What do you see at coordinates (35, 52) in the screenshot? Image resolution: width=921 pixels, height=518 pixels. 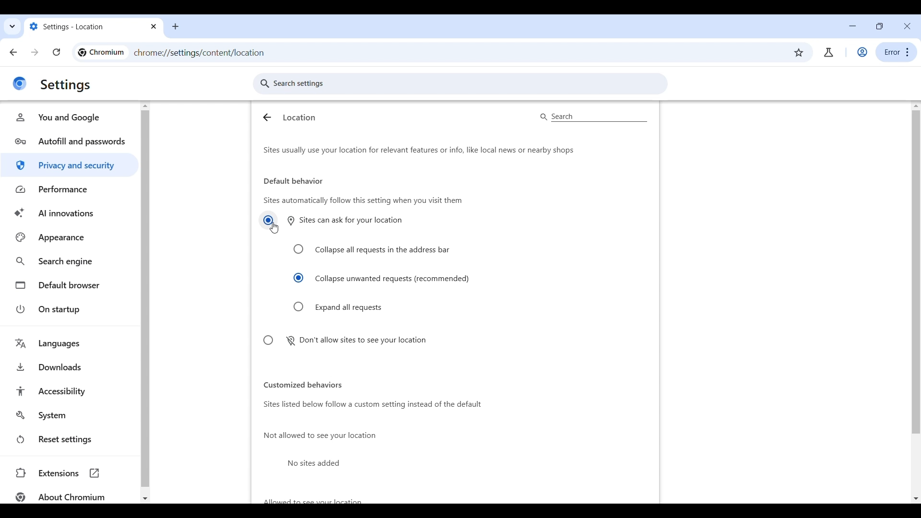 I see `Go forward` at bounding box center [35, 52].